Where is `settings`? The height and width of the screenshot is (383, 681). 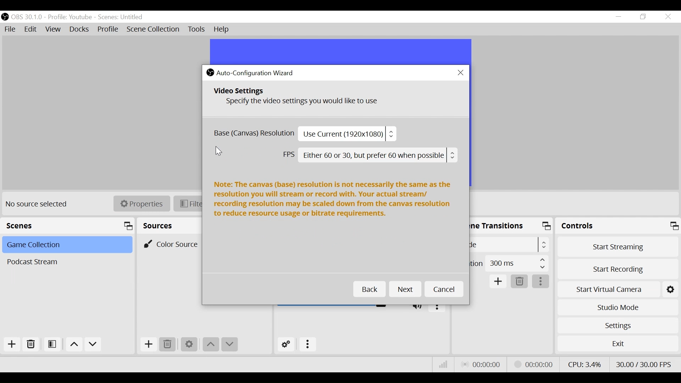 settings is located at coordinates (671, 289).